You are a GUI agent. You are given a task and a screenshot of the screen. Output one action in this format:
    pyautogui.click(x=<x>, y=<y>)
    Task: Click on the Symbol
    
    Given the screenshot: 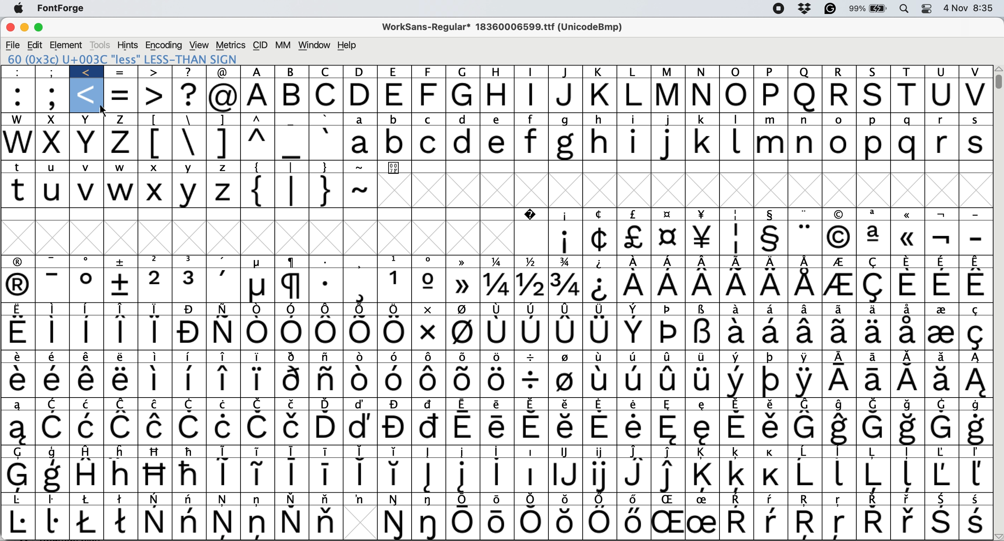 What is the action you would take?
    pyautogui.click(x=941, y=522)
    